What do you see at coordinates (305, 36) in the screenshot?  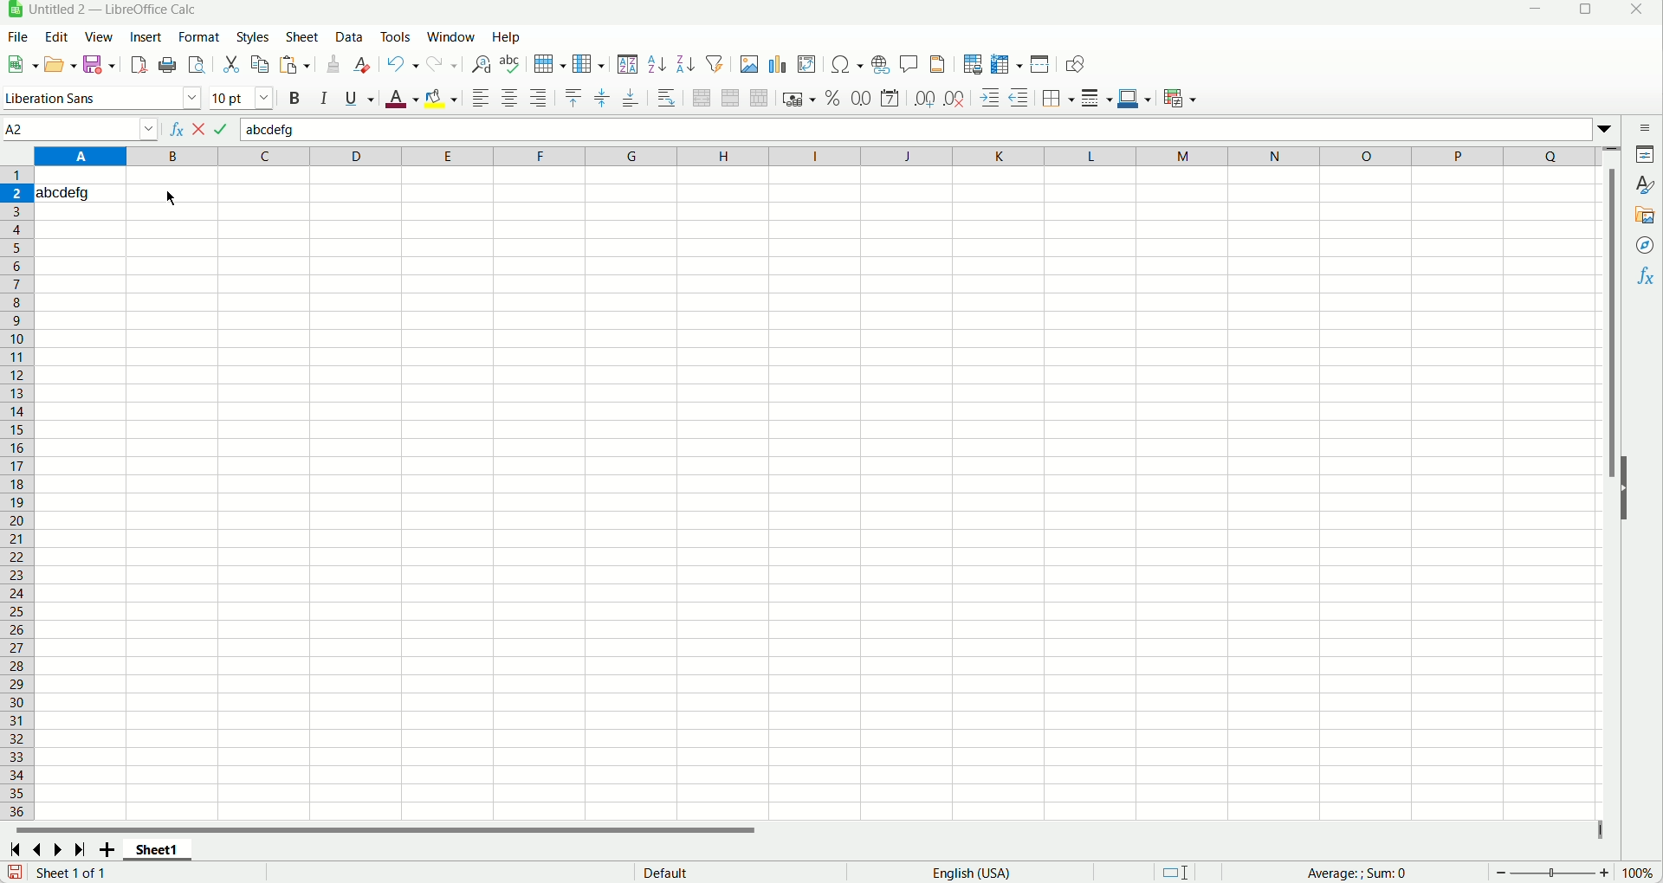 I see `sheet` at bounding box center [305, 36].